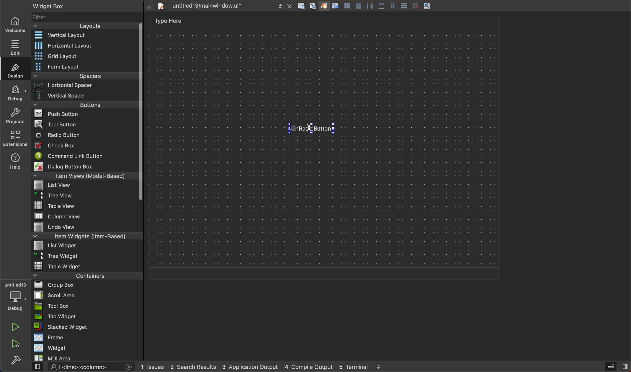  I want to click on edit, so click(18, 45).